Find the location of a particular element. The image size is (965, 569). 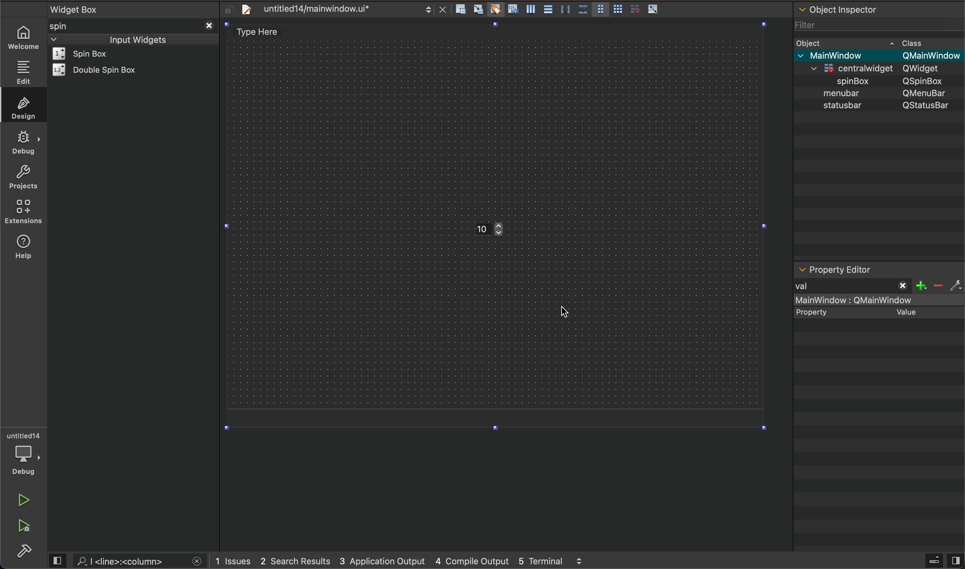

val filter is located at coordinates (876, 286).